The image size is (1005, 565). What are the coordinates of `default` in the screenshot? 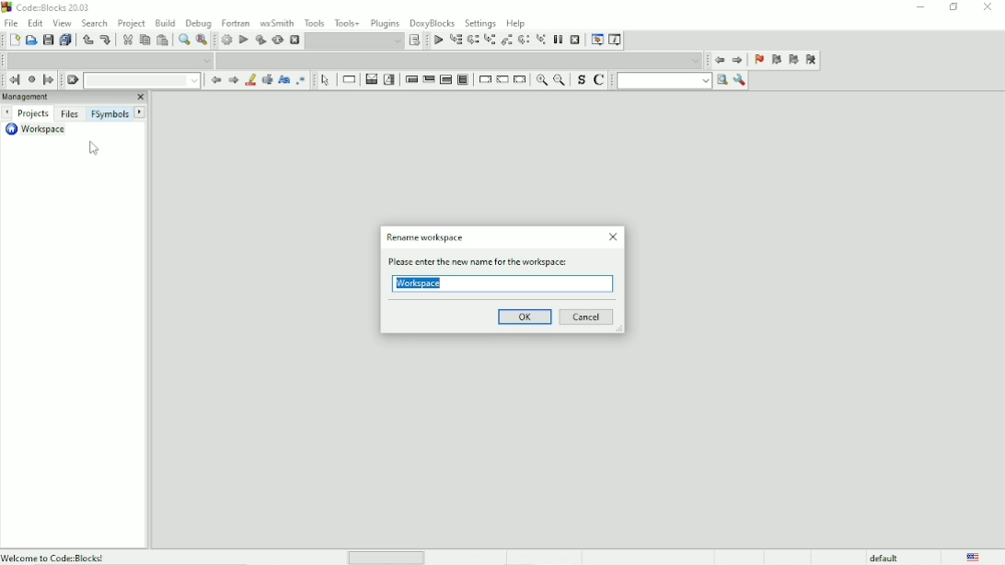 It's located at (885, 557).